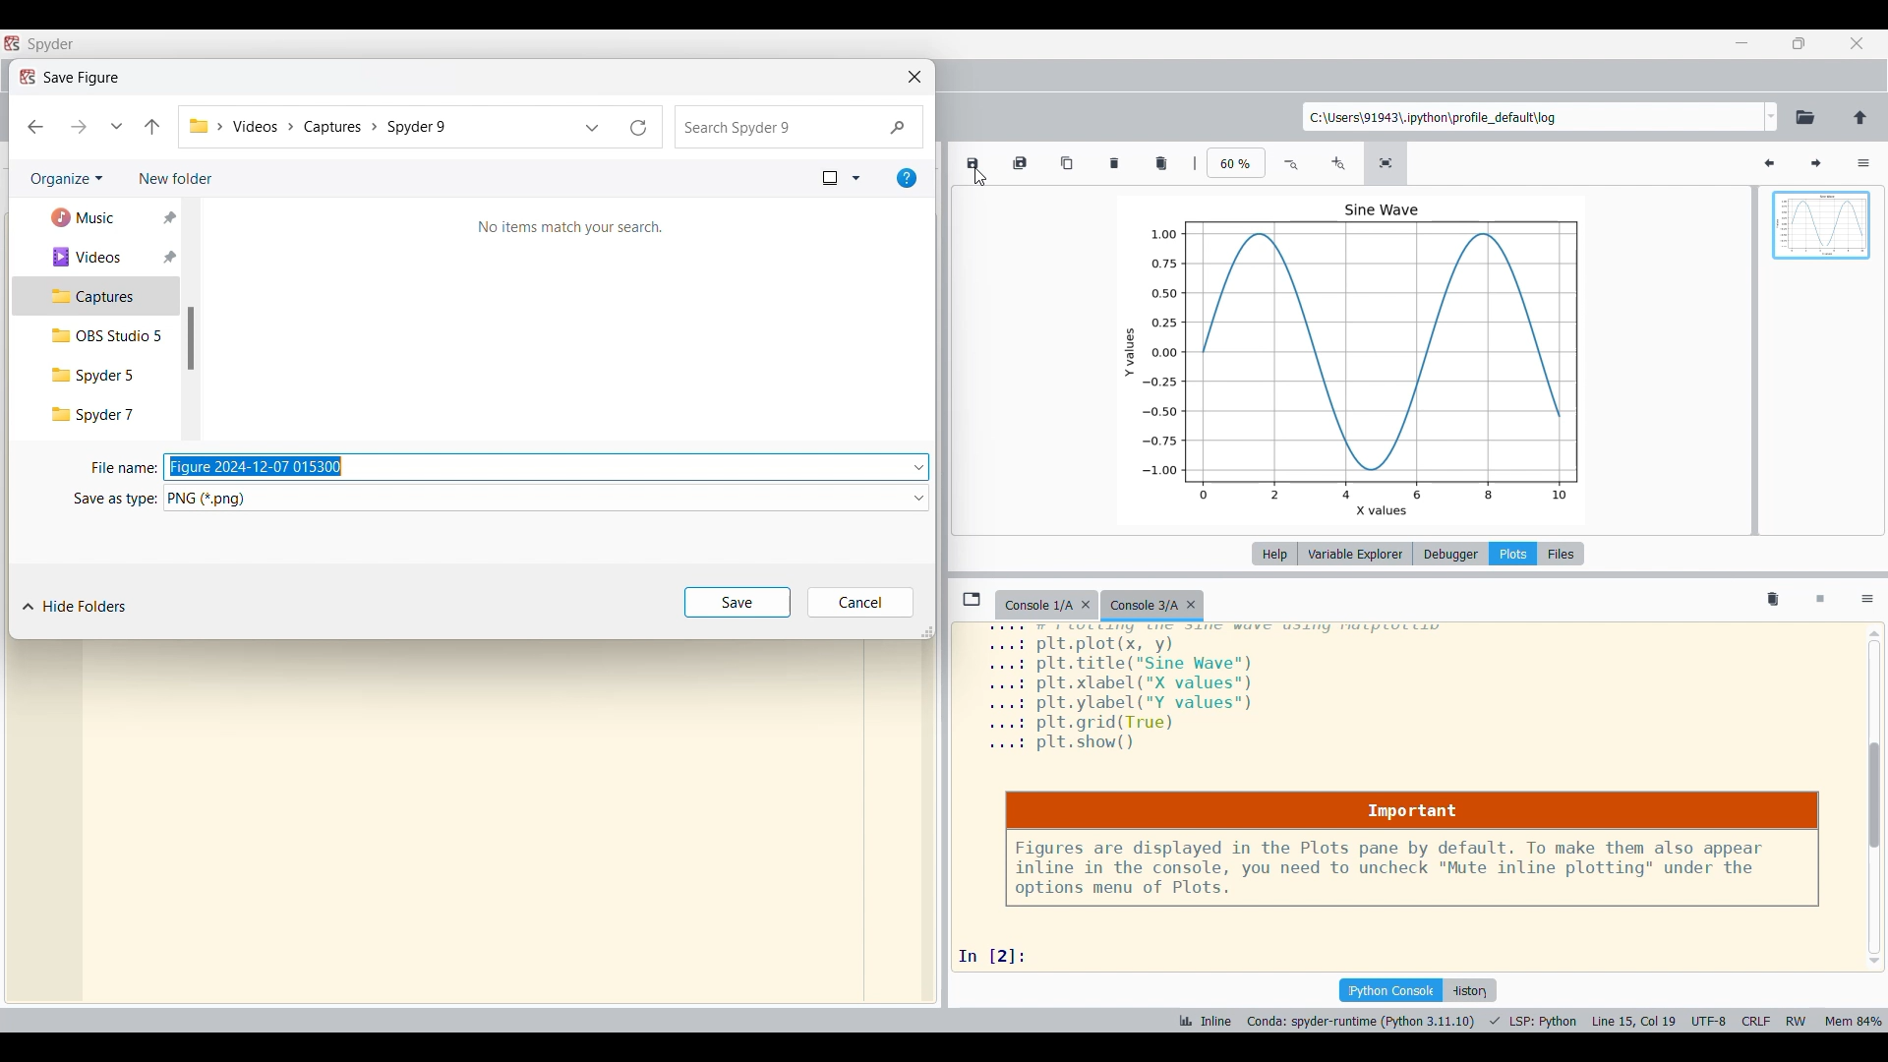 This screenshot has height=1062, width=1888. What do you see at coordinates (1386, 163) in the screenshot?
I see `Fit plot to pane size, current selection highlighted` at bounding box center [1386, 163].